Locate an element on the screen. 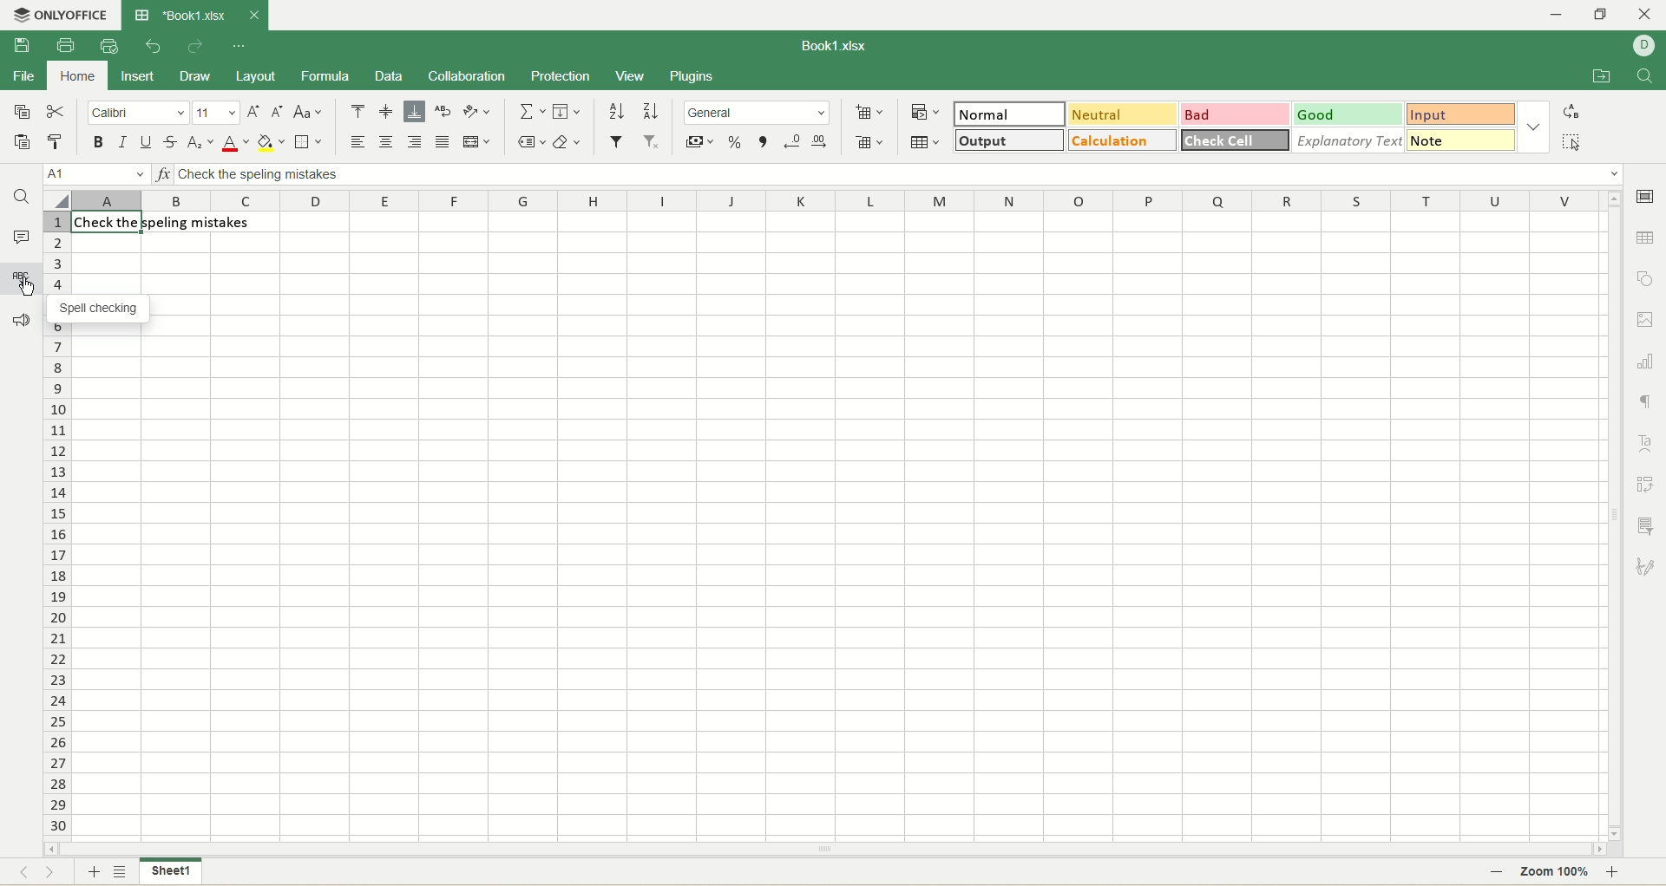 This screenshot has width=1666, height=886. close is located at coordinates (253, 16).